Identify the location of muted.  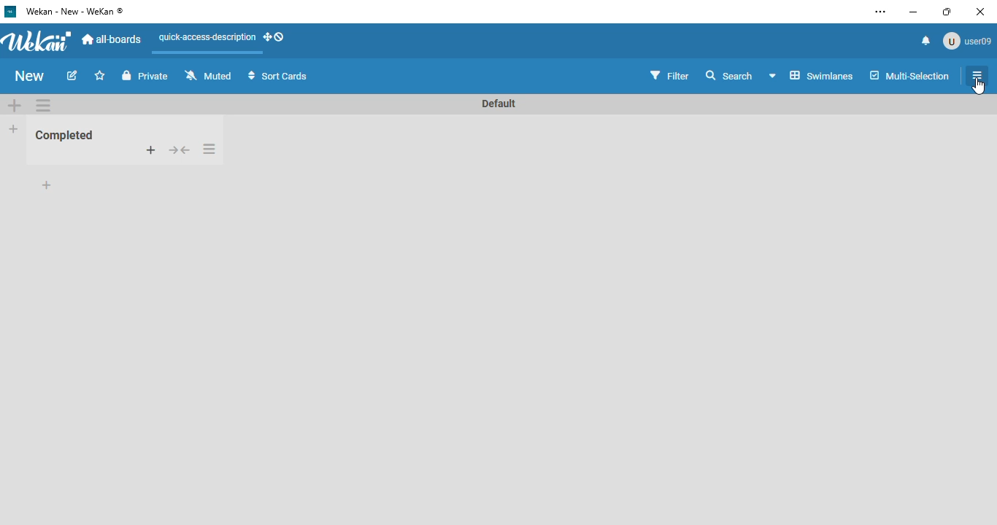
(208, 75).